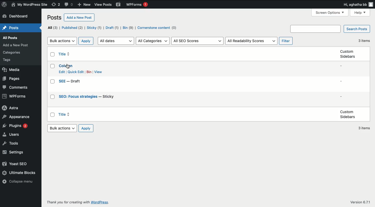  Describe the element at coordinates (129, 28) in the screenshot. I see `Bin` at that location.